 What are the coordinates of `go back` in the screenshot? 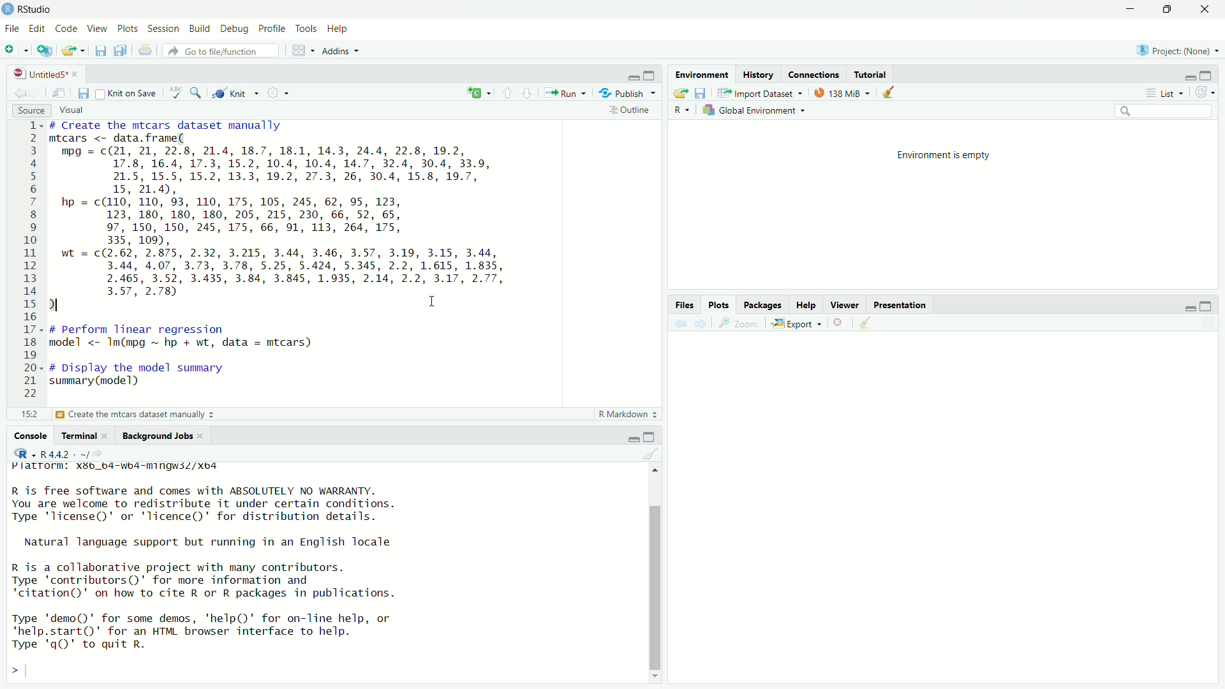 It's located at (19, 96).